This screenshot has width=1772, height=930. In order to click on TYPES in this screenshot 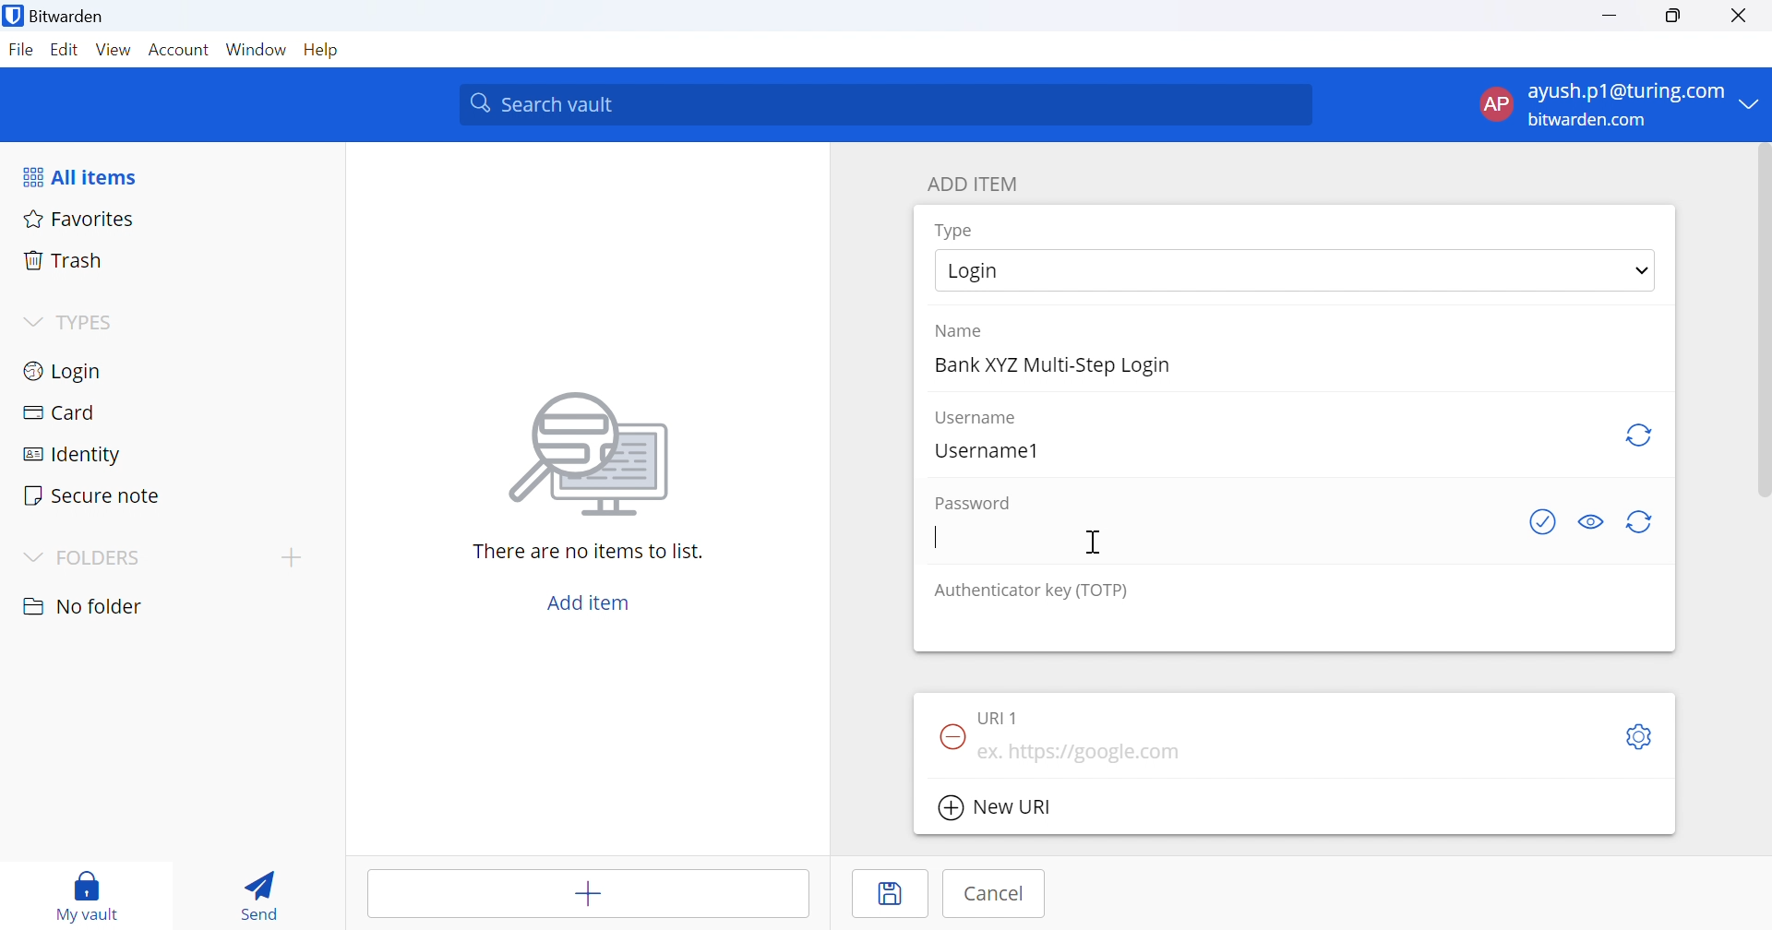, I will do `click(90, 323)`.